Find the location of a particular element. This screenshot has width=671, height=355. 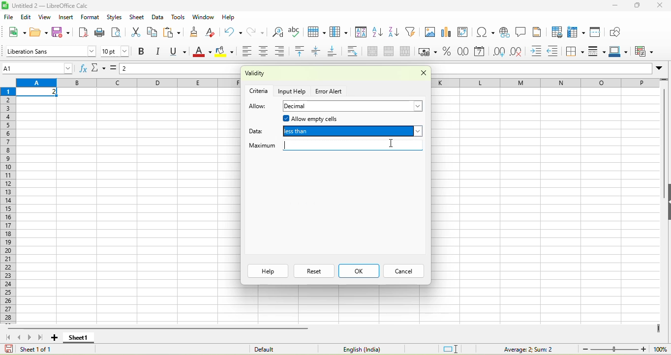

headers and footers is located at coordinates (538, 31).